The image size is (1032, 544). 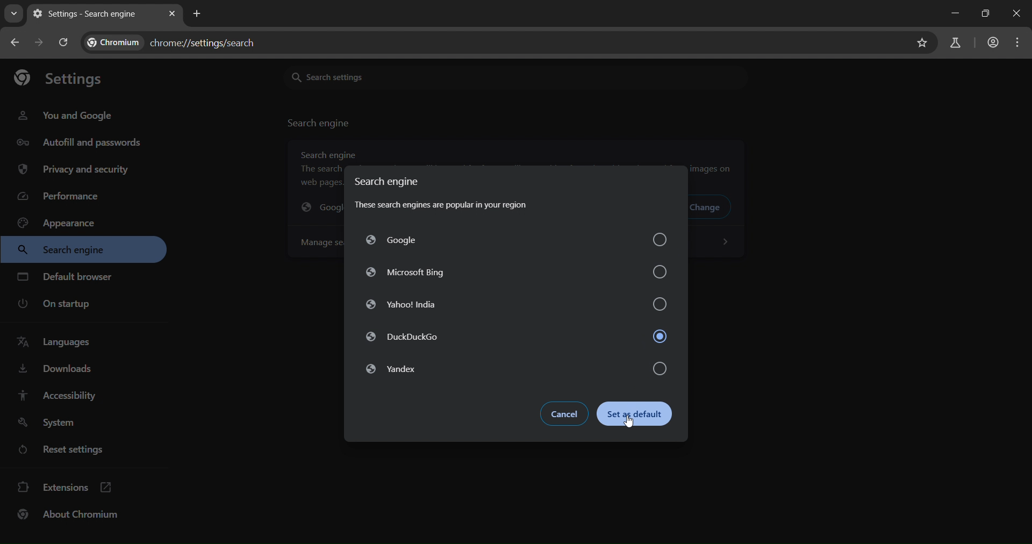 What do you see at coordinates (64, 43) in the screenshot?
I see `reload page` at bounding box center [64, 43].